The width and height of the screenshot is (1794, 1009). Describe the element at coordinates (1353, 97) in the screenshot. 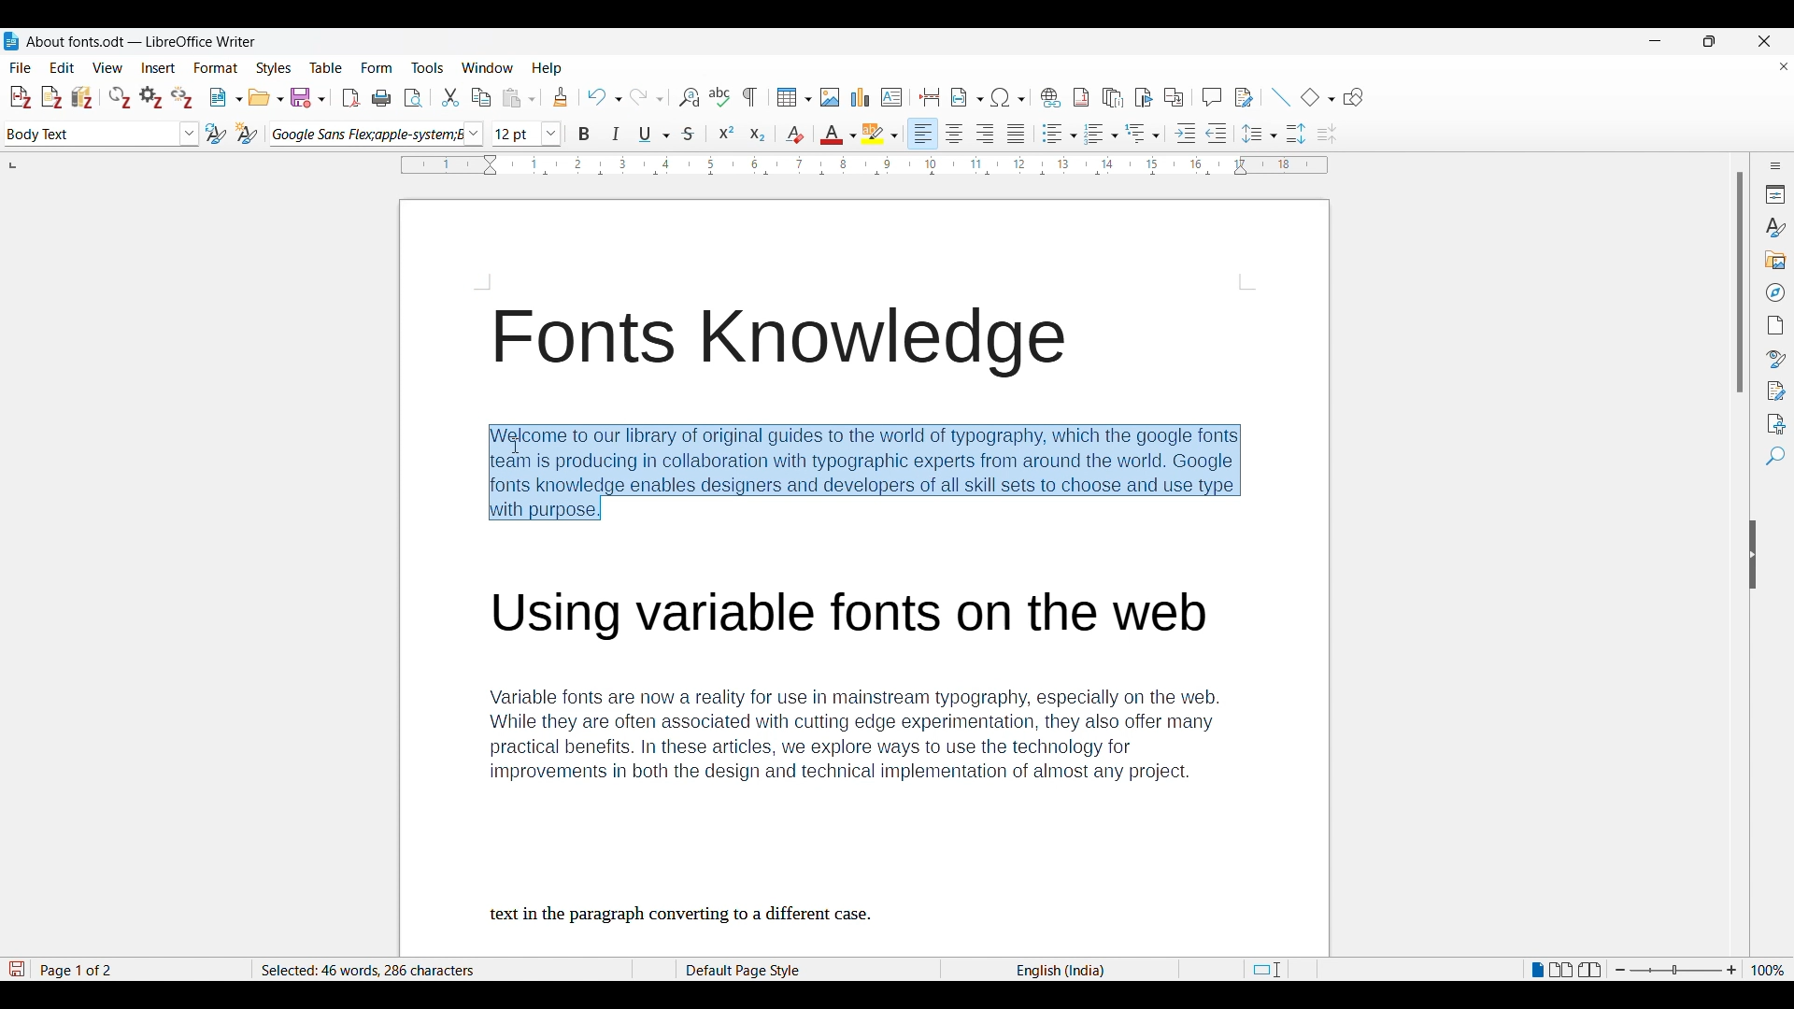

I see `Show draw functions` at that location.